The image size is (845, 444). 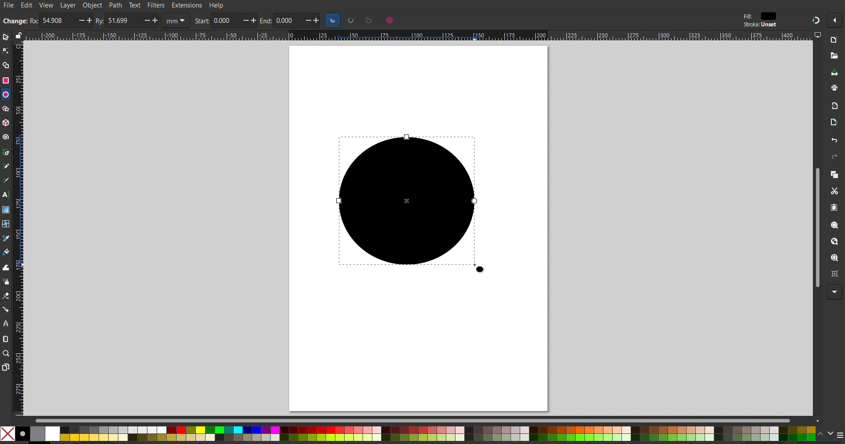 What do you see at coordinates (819, 36) in the screenshot?
I see `computer icon` at bounding box center [819, 36].